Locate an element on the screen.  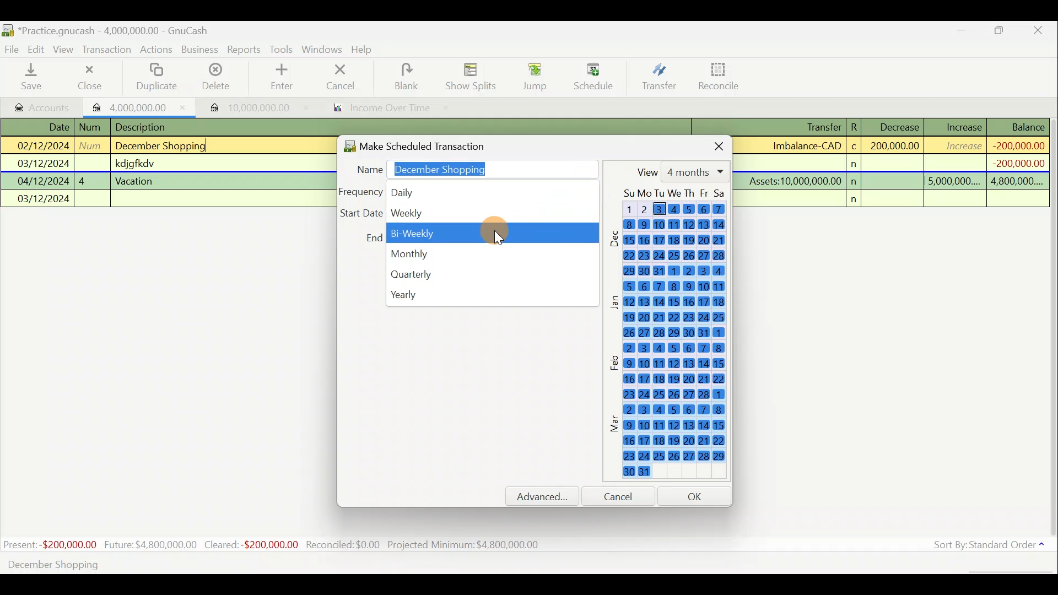
Monthly is located at coordinates (490, 252).